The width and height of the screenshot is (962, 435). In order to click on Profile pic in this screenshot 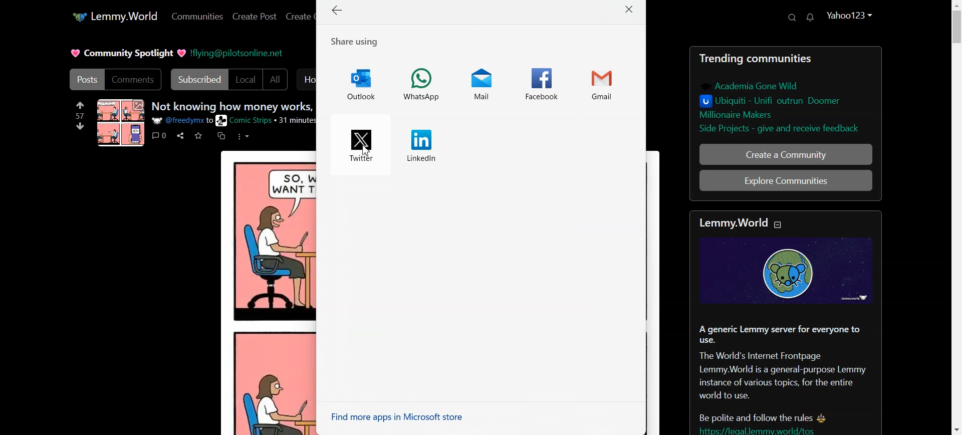, I will do `click(121, 122)`.